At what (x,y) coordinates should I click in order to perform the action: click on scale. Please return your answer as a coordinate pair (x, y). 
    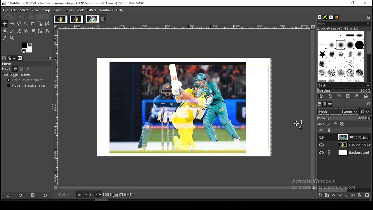
    Looking at the image, I should click on (187, 26).